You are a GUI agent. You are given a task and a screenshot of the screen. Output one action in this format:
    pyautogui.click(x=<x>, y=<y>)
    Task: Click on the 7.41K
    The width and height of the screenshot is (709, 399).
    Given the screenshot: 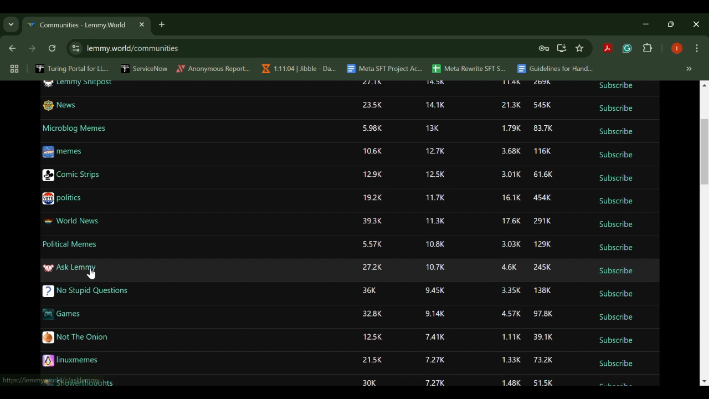 What is the action you would take?
    pyautogui.click(x=434, y=336)
    